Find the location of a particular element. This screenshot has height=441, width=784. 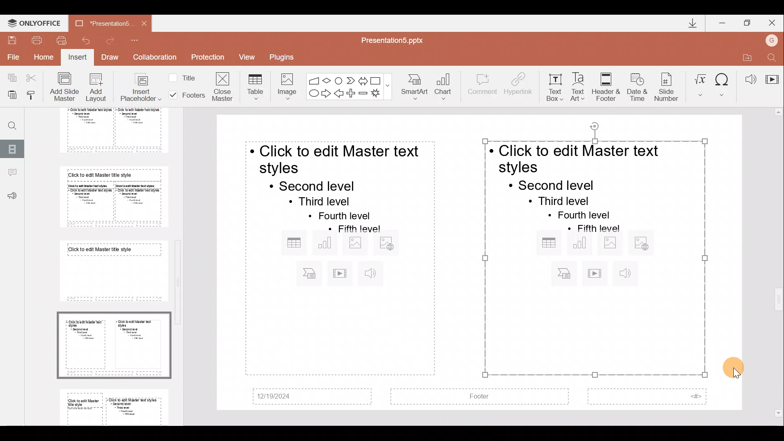

Chart is located at coordinates (448, 87).